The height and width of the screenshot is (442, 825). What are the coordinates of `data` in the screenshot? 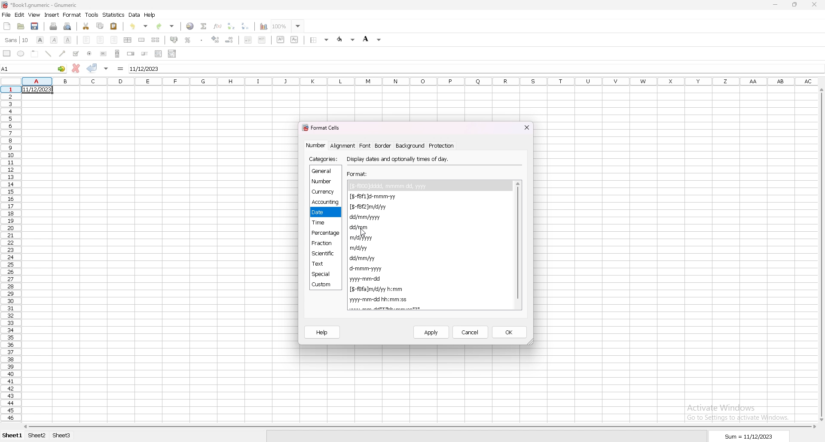 It's located at (134, 15).